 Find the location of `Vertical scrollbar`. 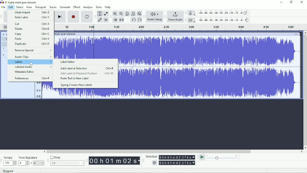

Vertical scrollbar is located at coordinates (305, 88).